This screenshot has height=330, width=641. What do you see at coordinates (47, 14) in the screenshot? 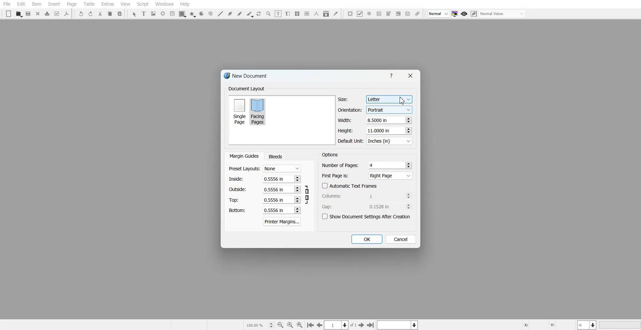
I see `Print` at bounding box center [47, 14].